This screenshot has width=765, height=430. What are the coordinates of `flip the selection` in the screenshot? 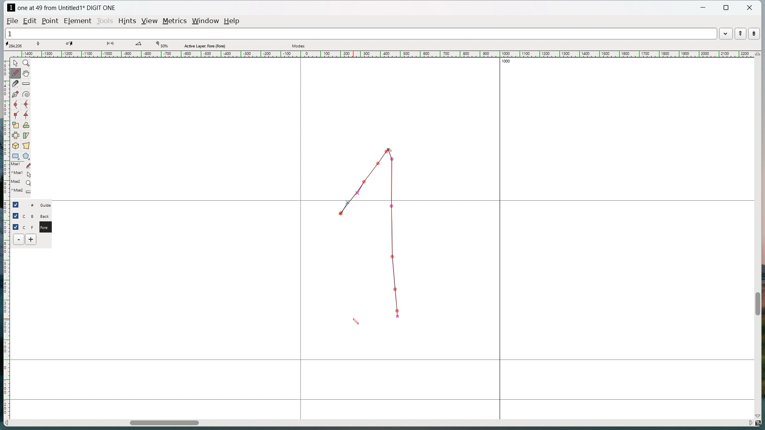 It's located at (16, 135).